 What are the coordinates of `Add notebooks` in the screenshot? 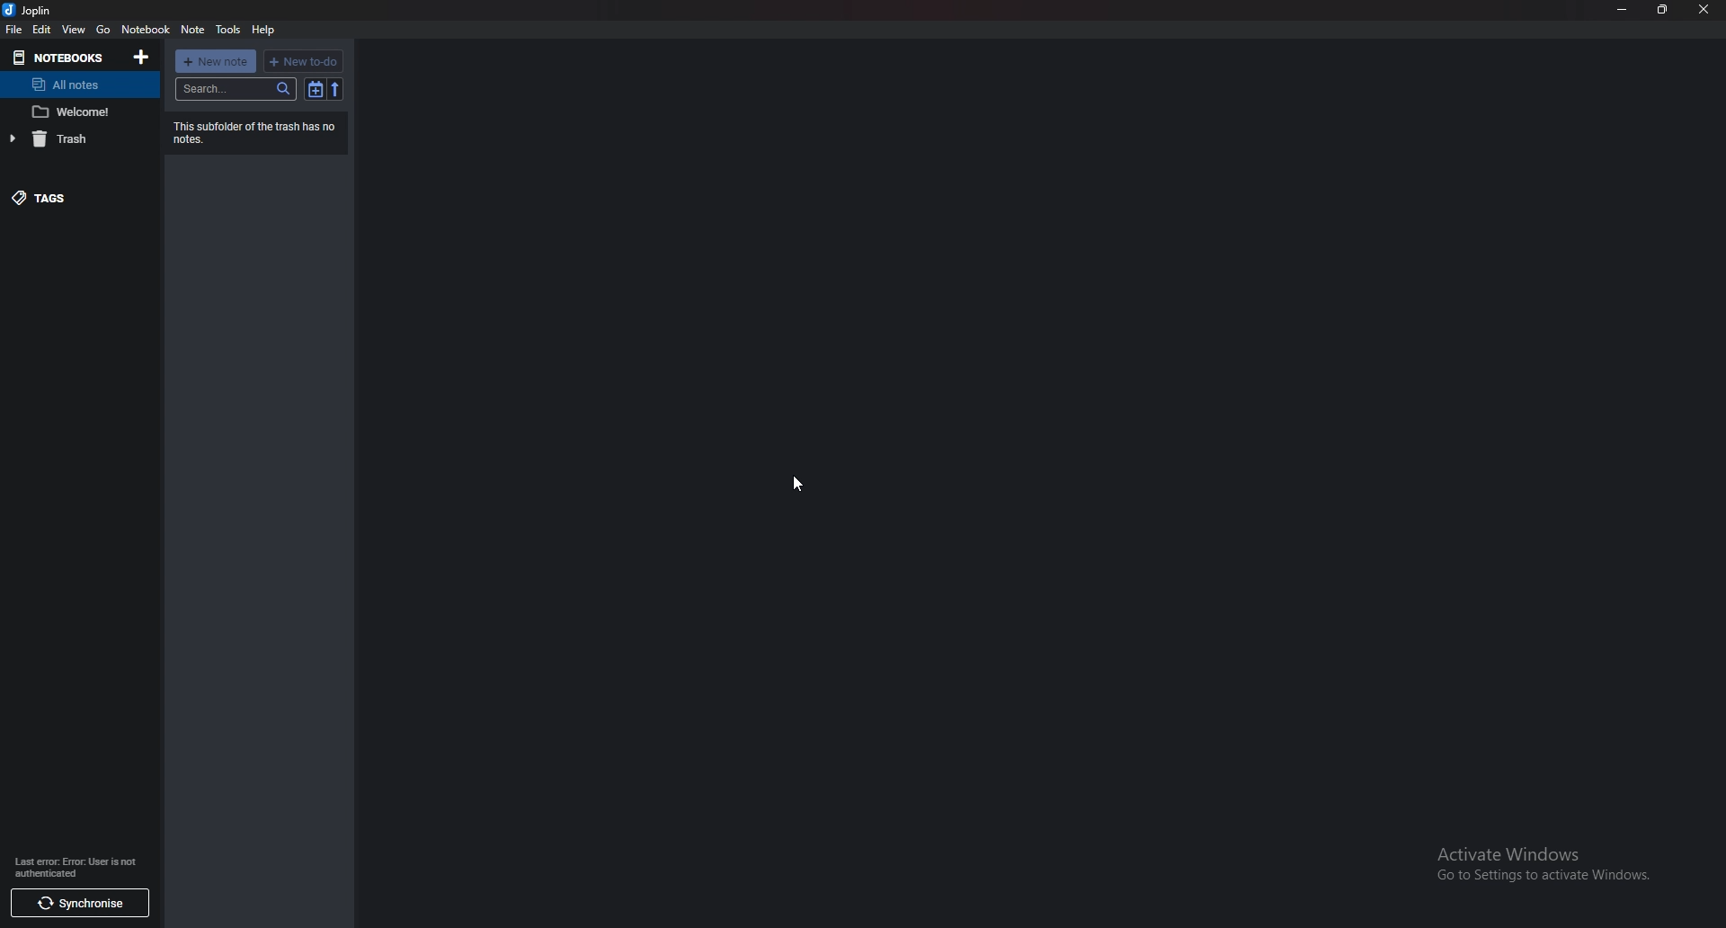 It's located at (144, 57).